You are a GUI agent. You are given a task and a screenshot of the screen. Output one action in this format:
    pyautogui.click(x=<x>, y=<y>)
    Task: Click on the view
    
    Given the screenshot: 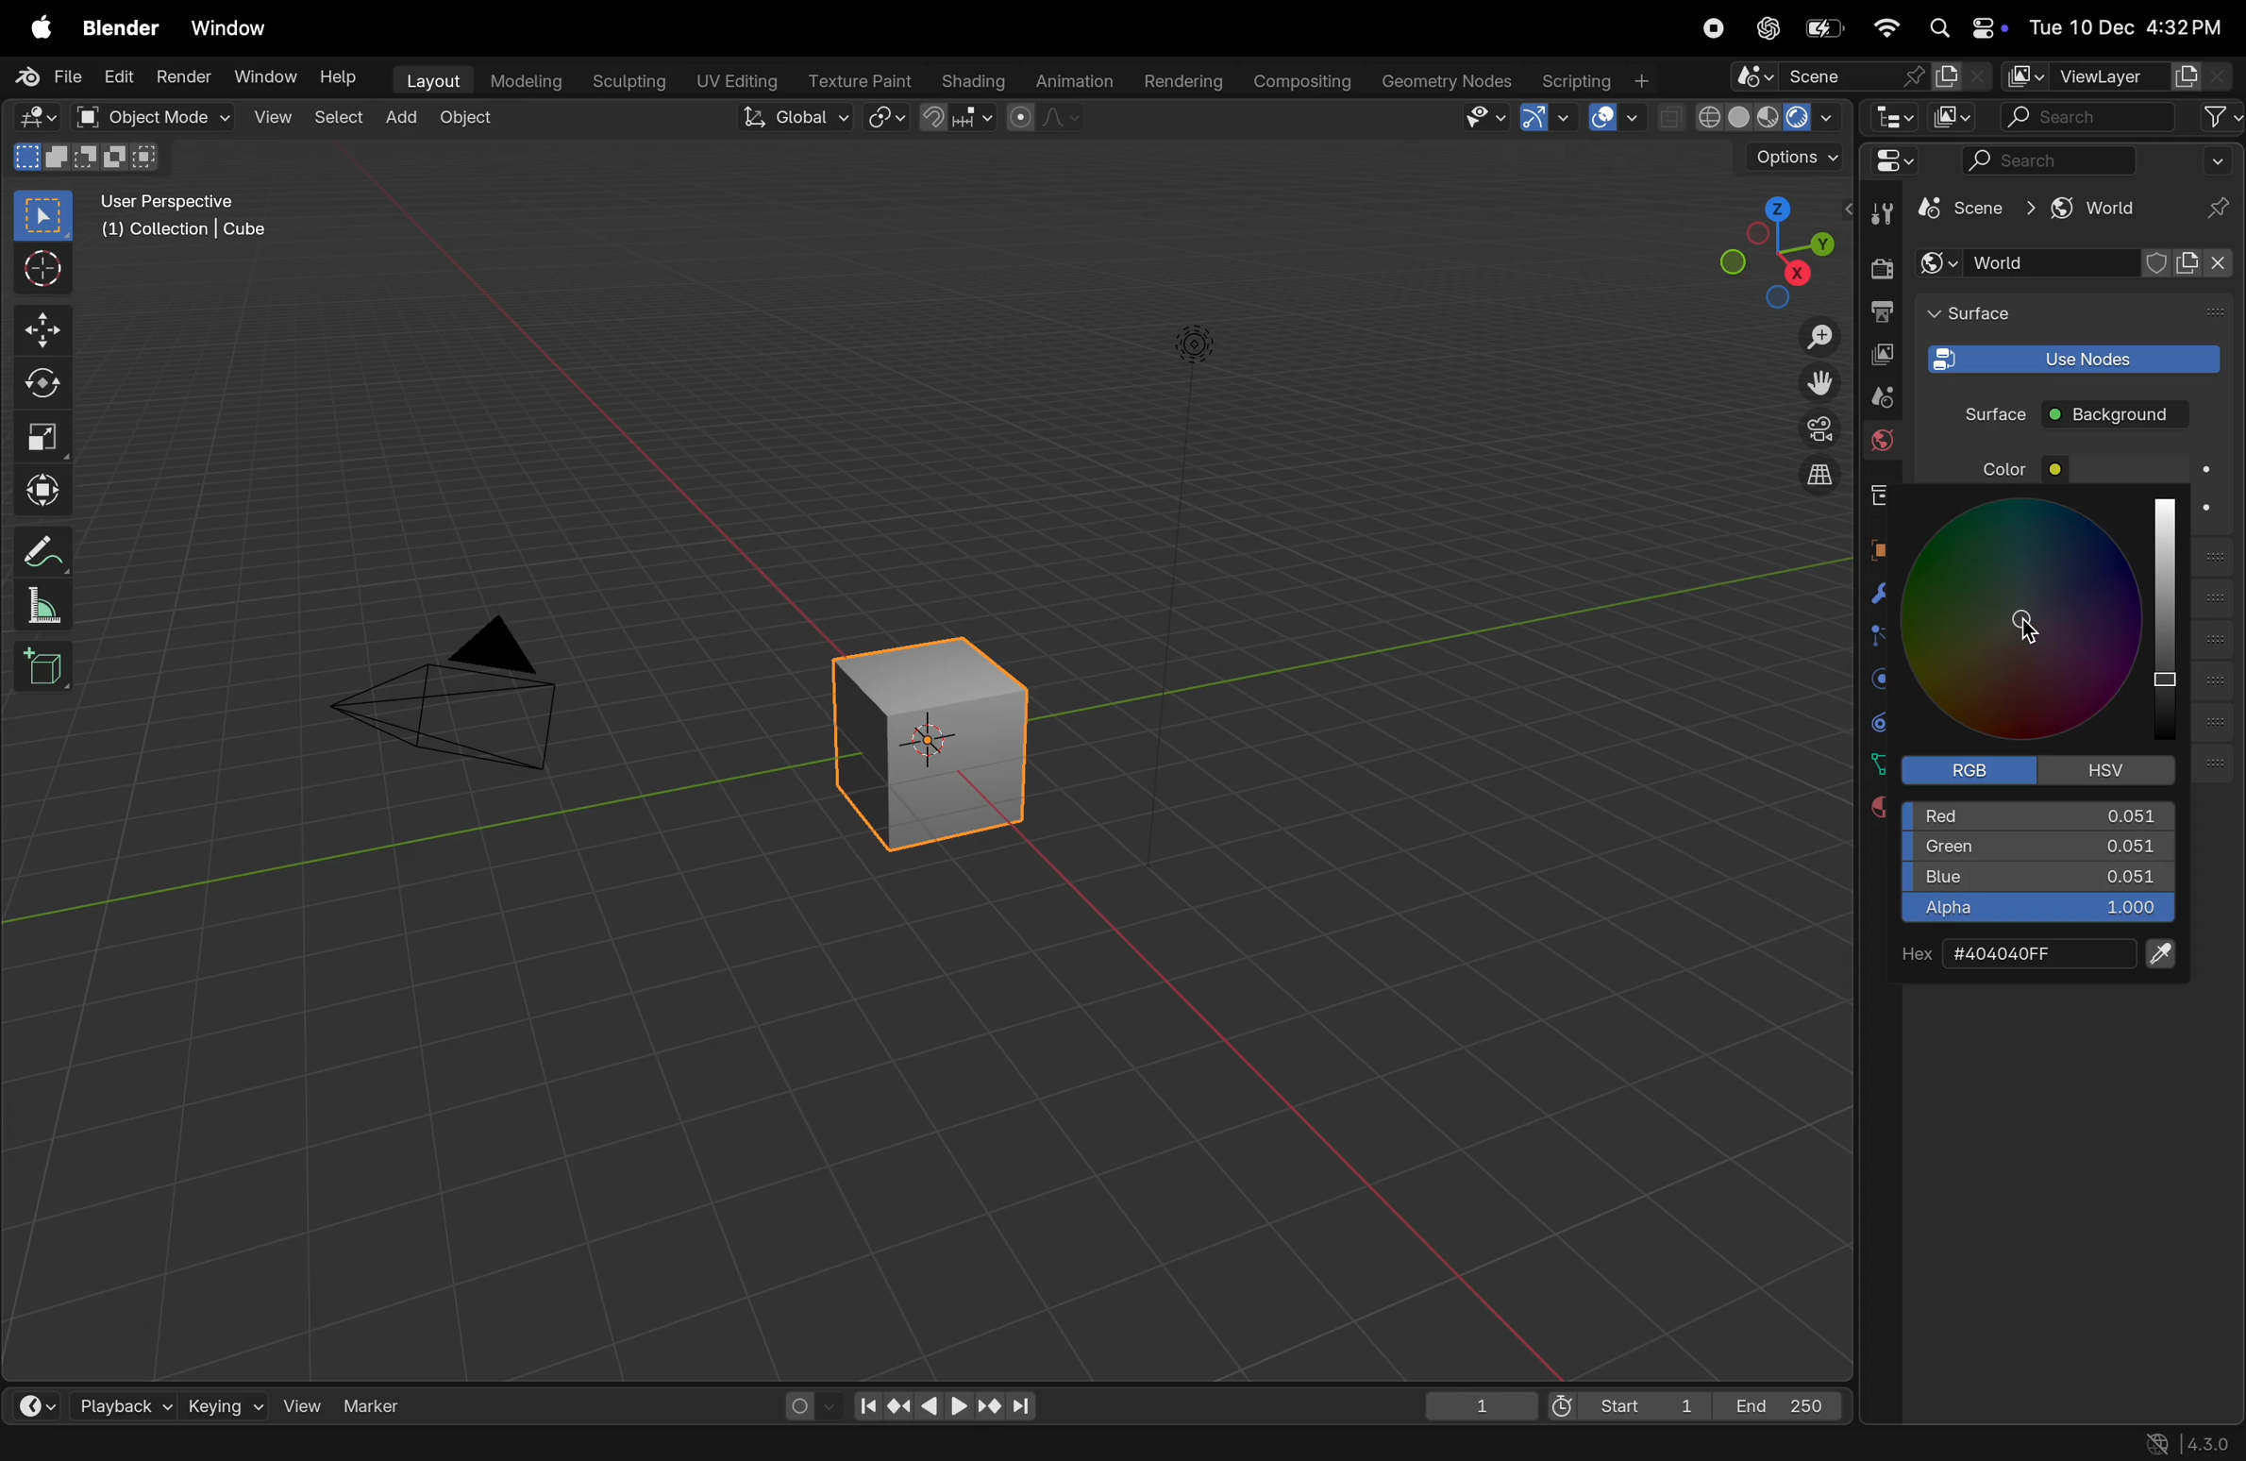 What is the action you would take?
    pyautogui.click(x=302, y=1402)
    